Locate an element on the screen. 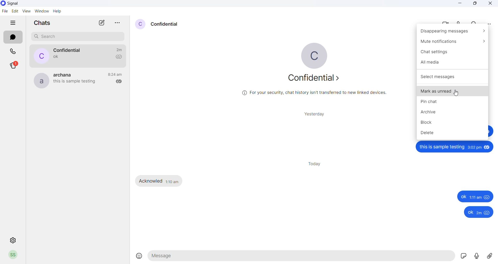  search chat is located at coordinates (79, 37).